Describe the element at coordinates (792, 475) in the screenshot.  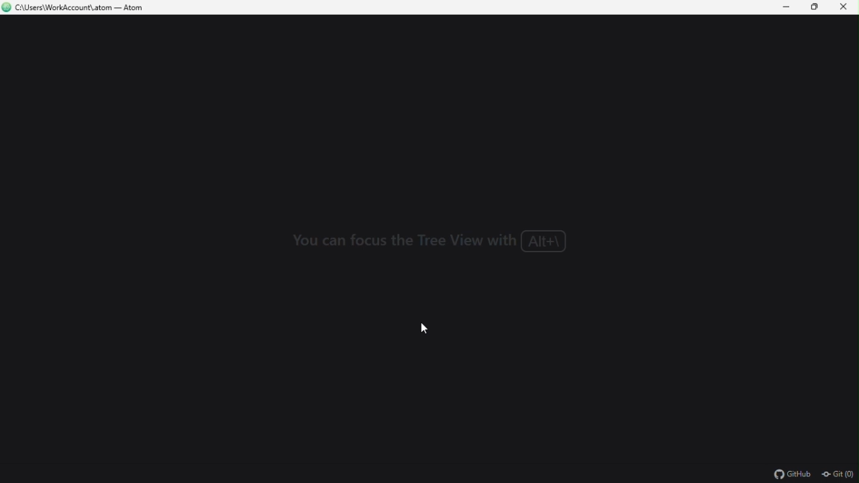
I see `GitHub` at that location.